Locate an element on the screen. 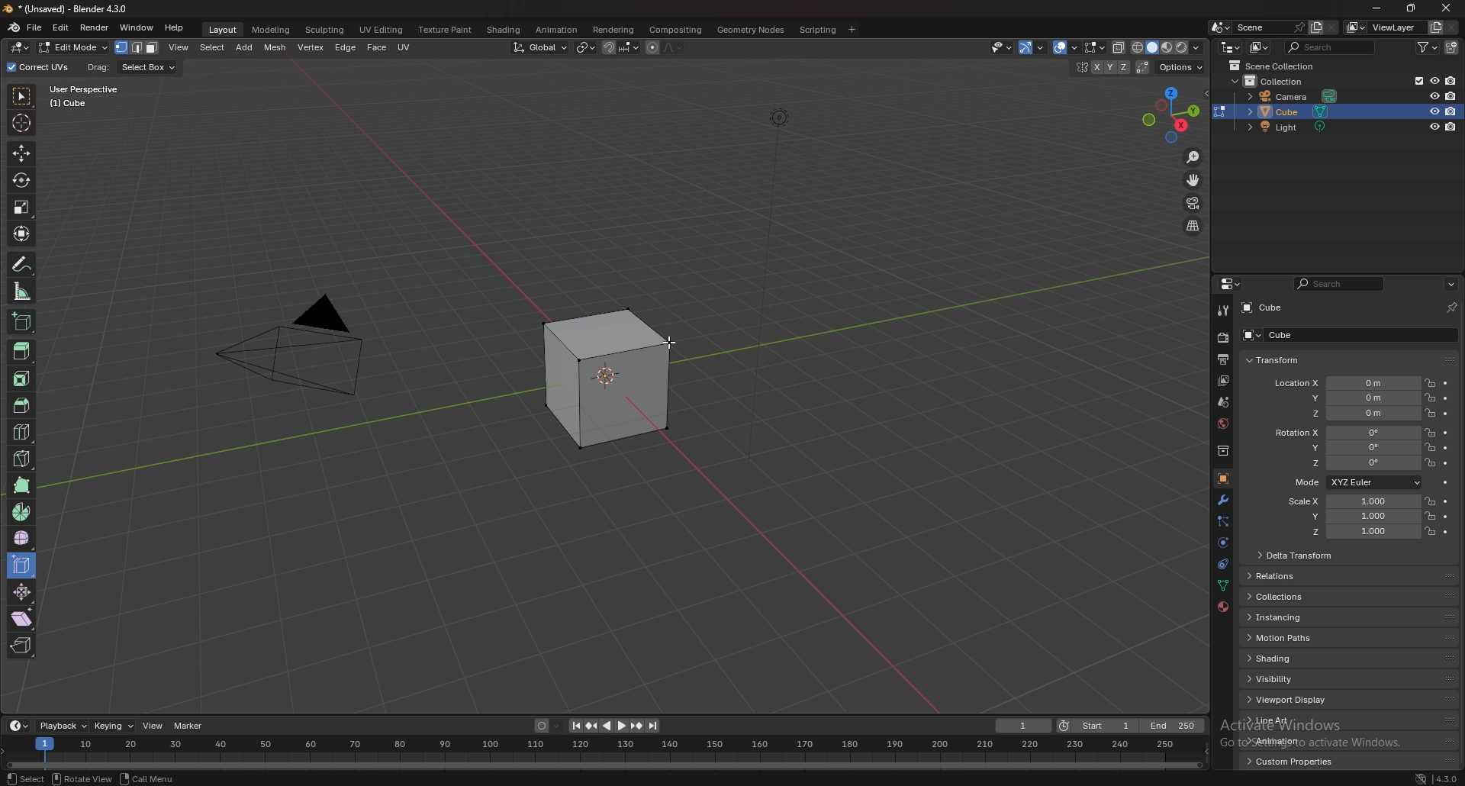 This screenshot has width=1465, height=786. cube is located at coordinates (1338, 111).